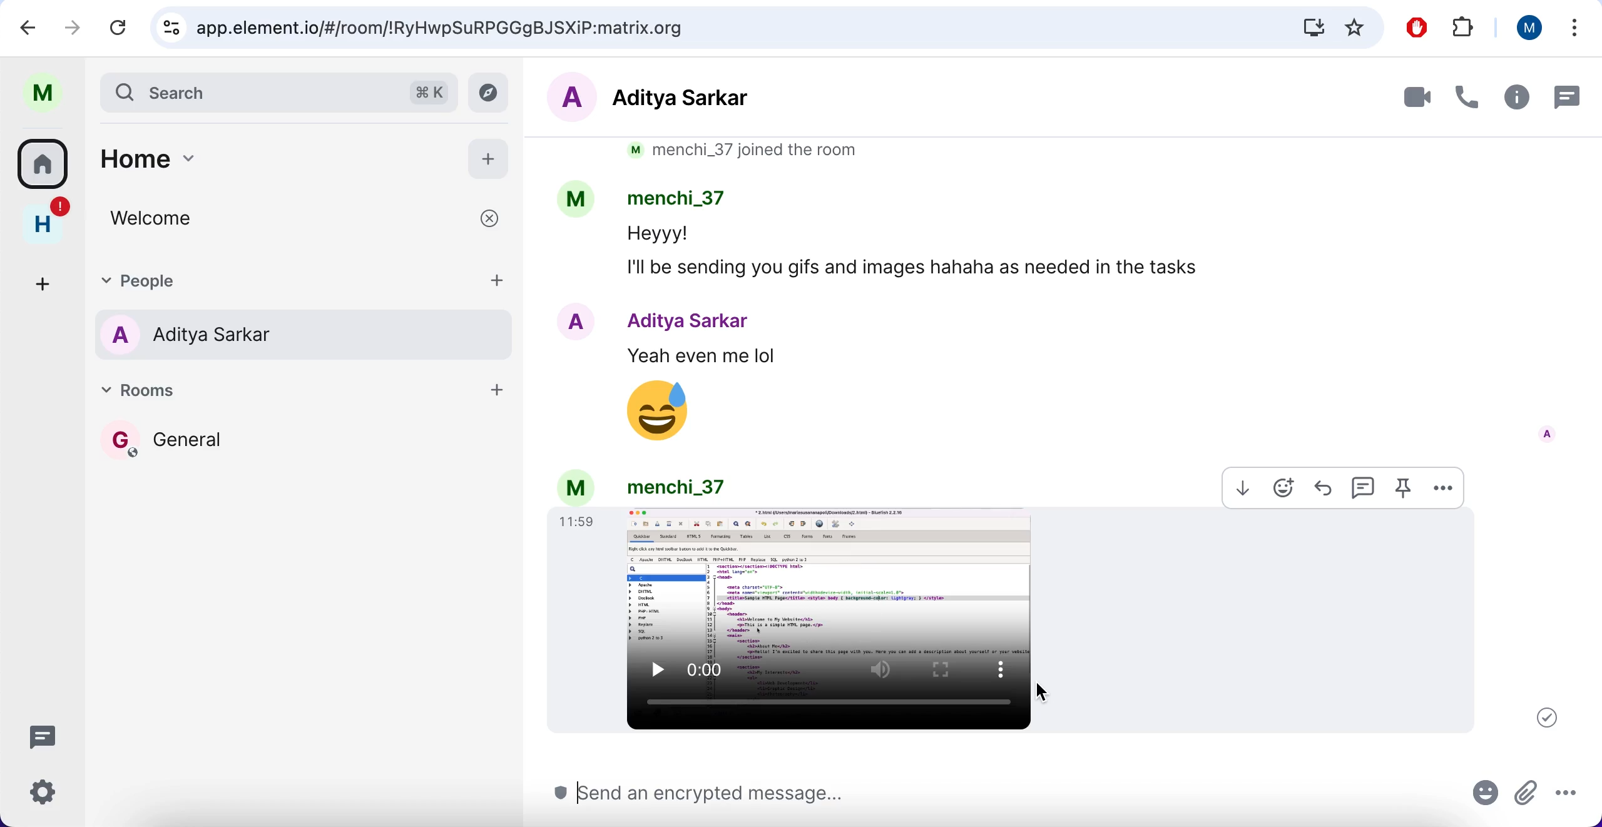  What do you see at coordinates (1407, 96) in the screenshot?
I see `videocall` at bounding box center [1407, 96].